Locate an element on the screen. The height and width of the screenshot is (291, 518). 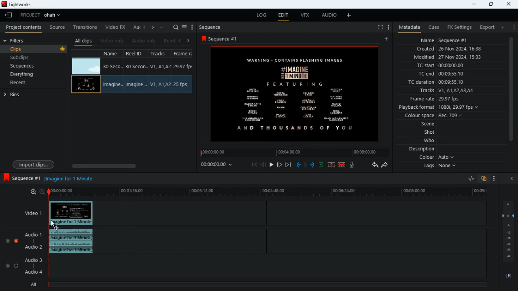
add is located at coordinates (505, 27).